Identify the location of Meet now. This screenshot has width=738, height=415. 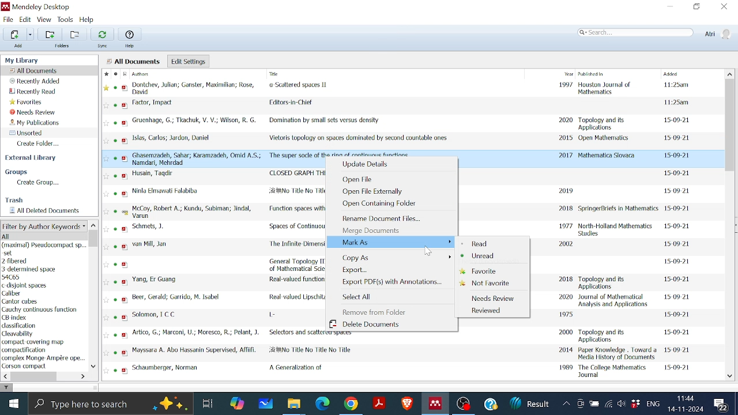
(581, 404).